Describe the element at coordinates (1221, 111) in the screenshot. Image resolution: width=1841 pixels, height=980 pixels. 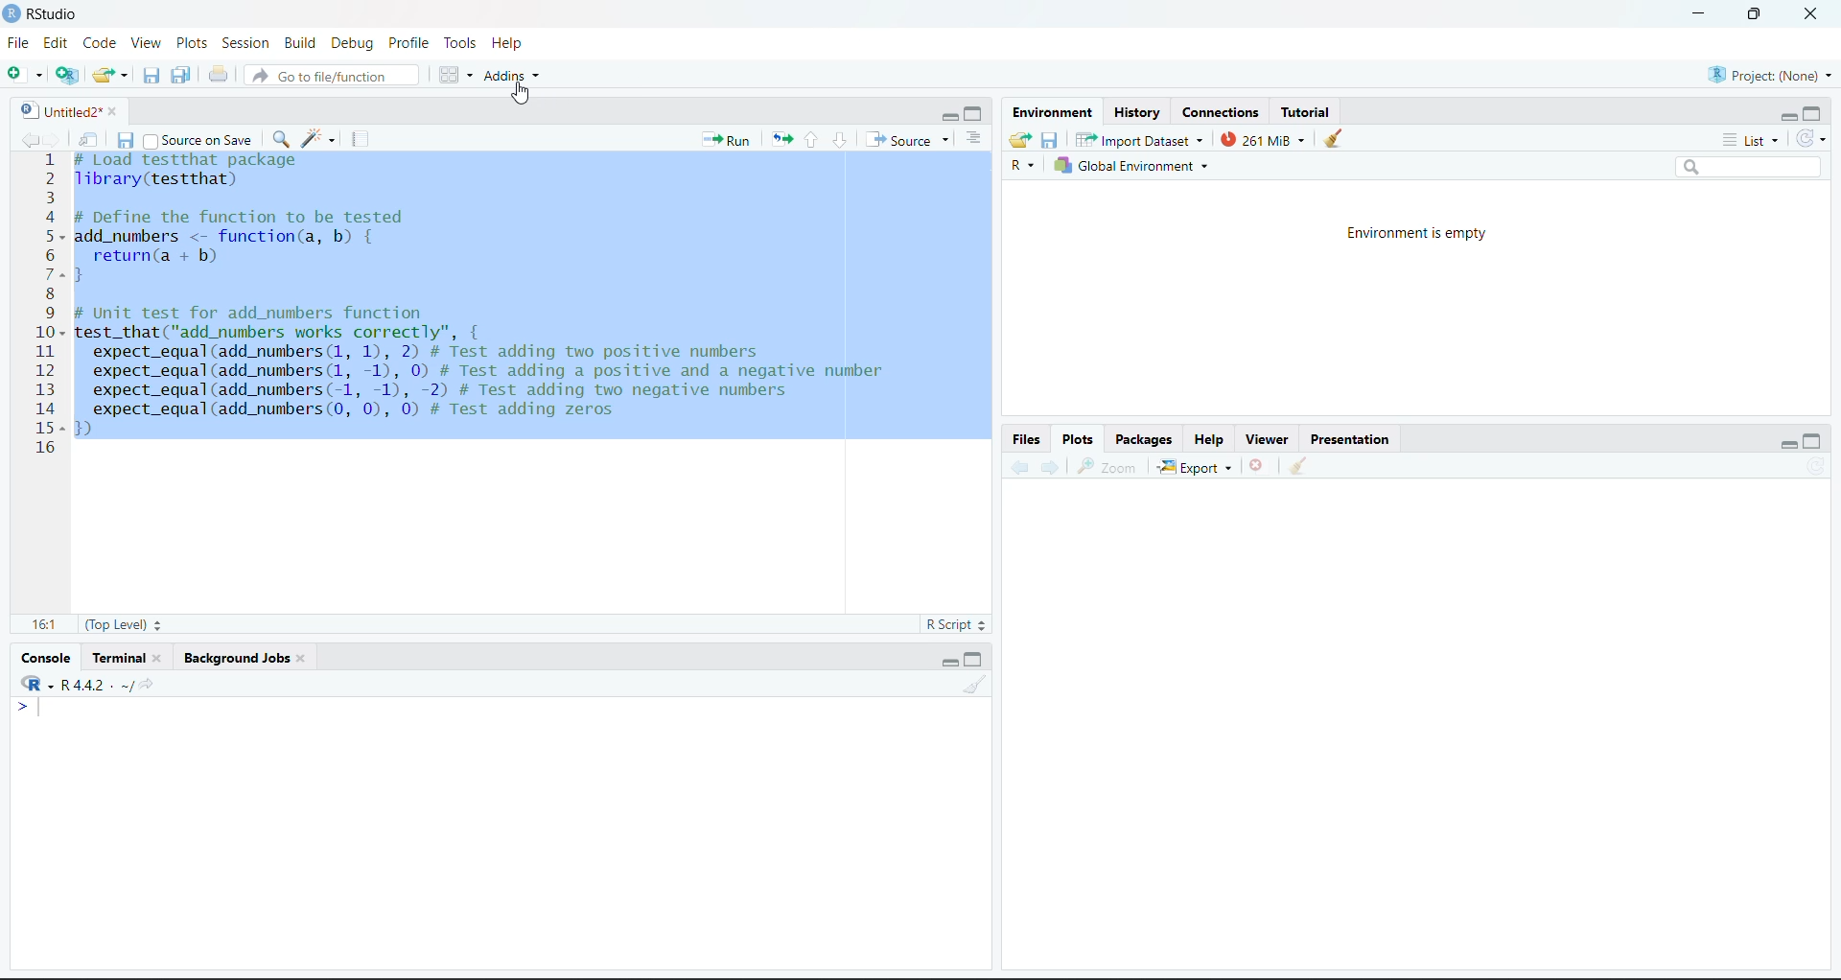
I see `Connections` at that location.